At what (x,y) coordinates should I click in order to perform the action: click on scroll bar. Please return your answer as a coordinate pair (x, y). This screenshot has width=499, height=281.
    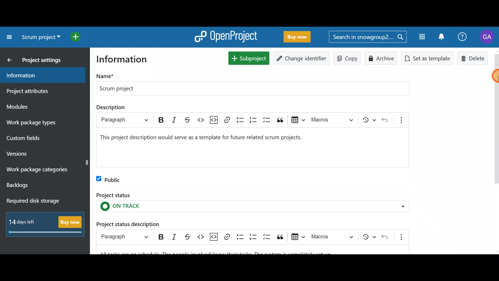
    Looking at the image, I should click on (497, 151).